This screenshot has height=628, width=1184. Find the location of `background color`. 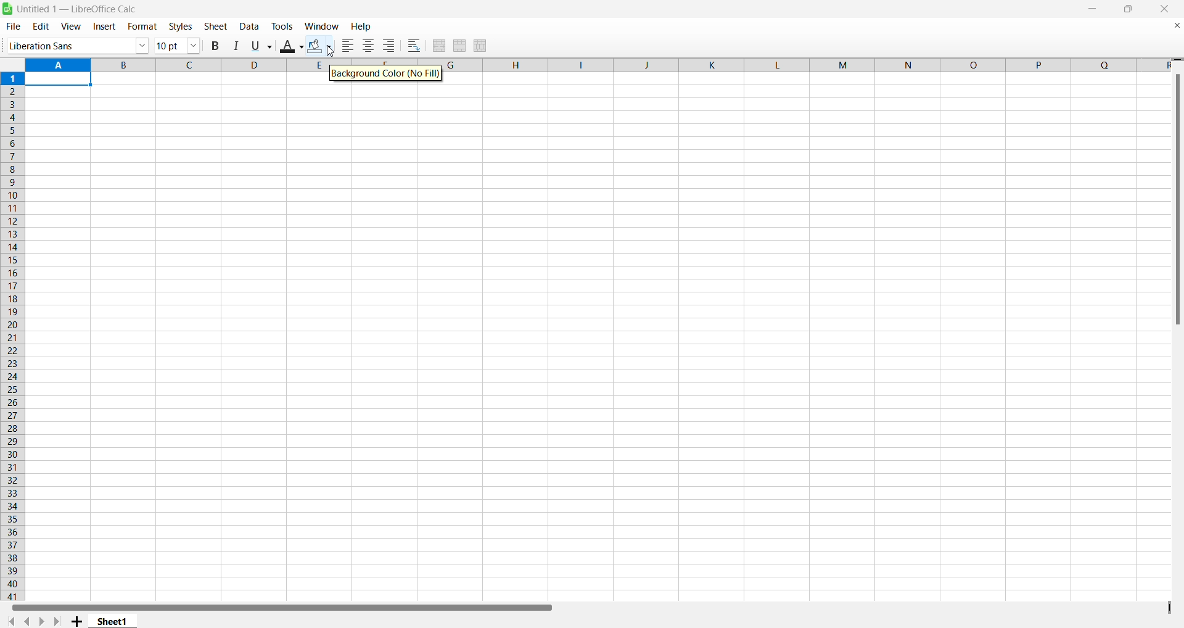

background color is located at coordinates (318, 44).